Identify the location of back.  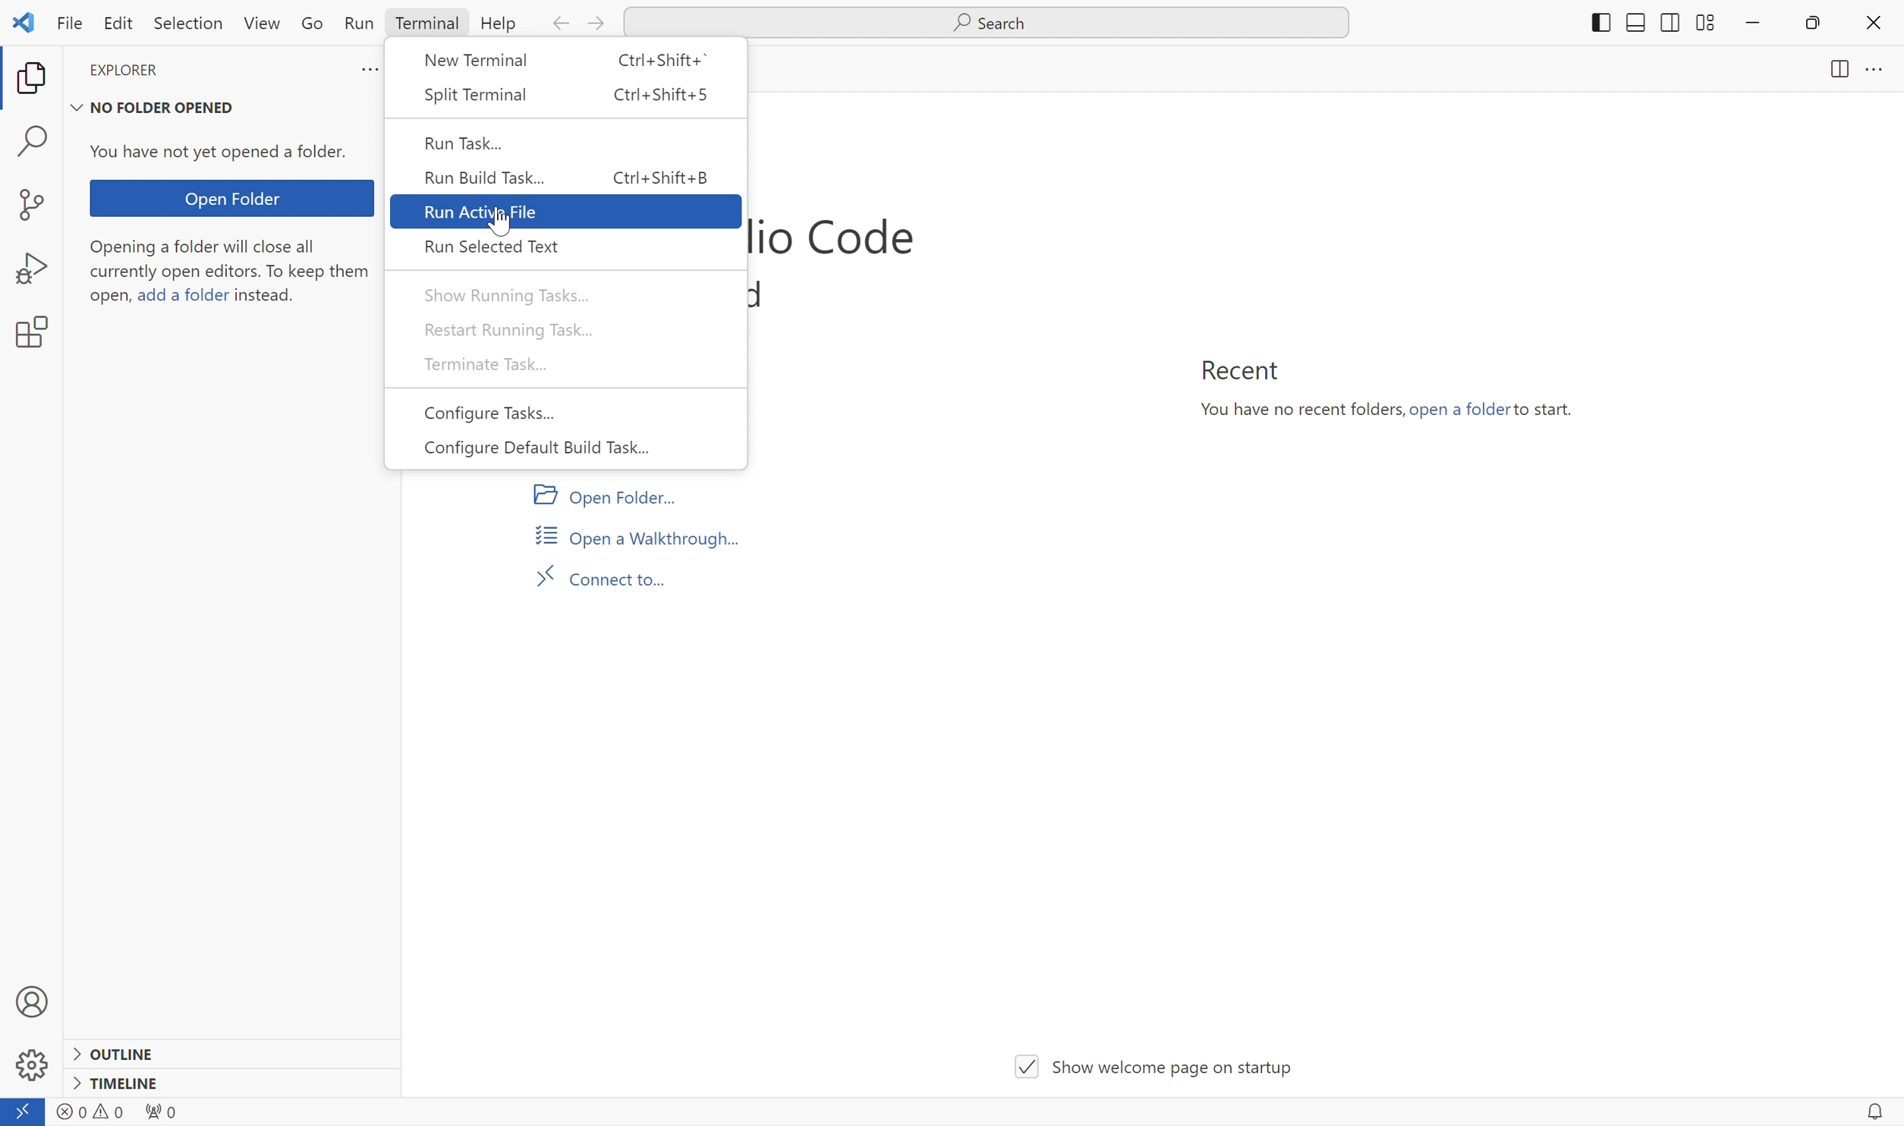
(555, 24).